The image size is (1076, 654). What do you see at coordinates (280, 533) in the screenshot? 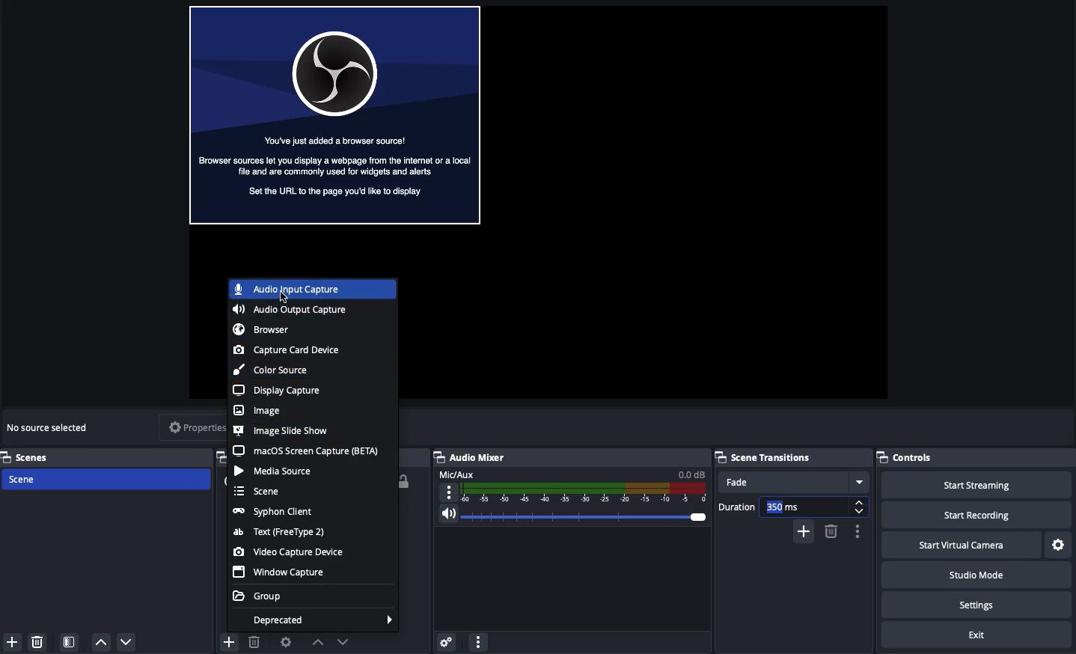
I see `Test` at bounding box center [280, 533].